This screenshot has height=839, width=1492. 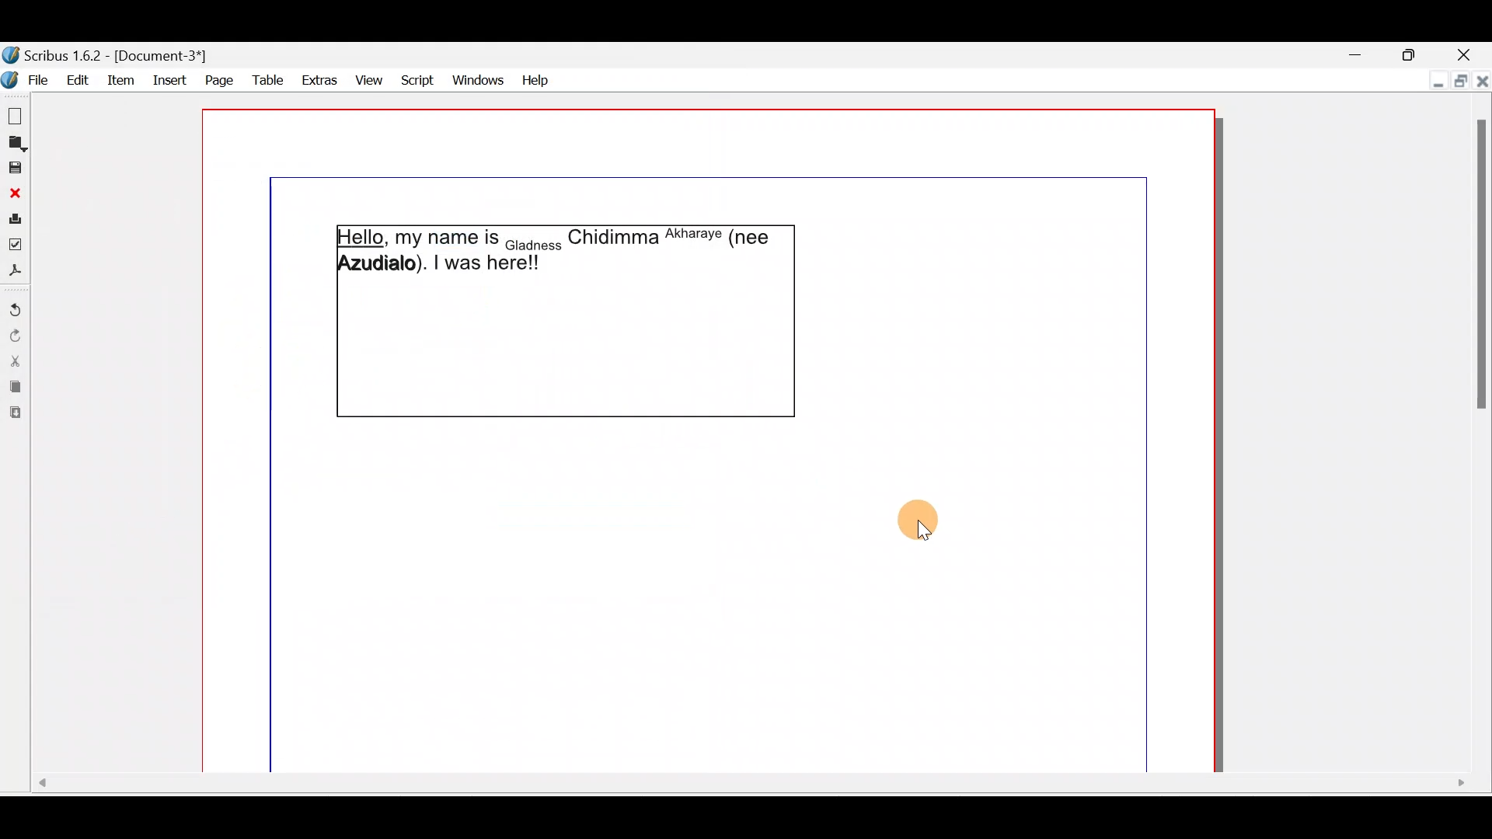 What do you see at coordinates (1469, 54) in the screenshot?
I see `Close` at bounding box center [1469, 54].